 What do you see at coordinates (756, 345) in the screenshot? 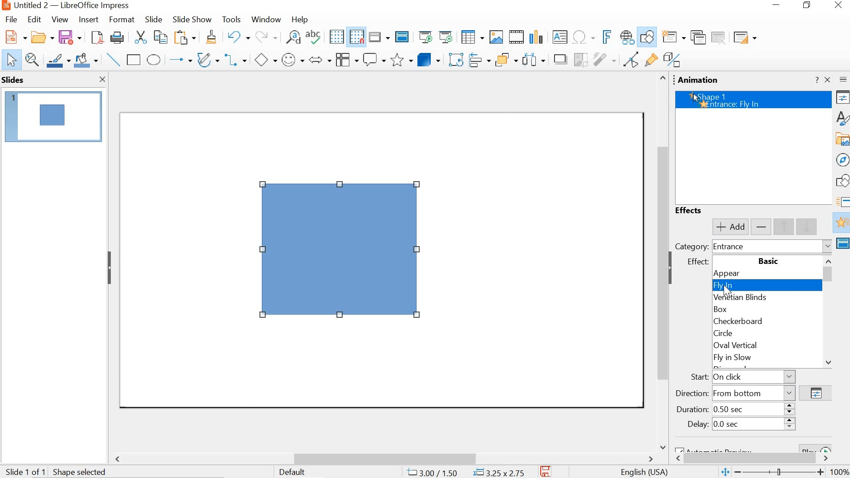
I see `oral vertical` at bounding box center [756, 345].